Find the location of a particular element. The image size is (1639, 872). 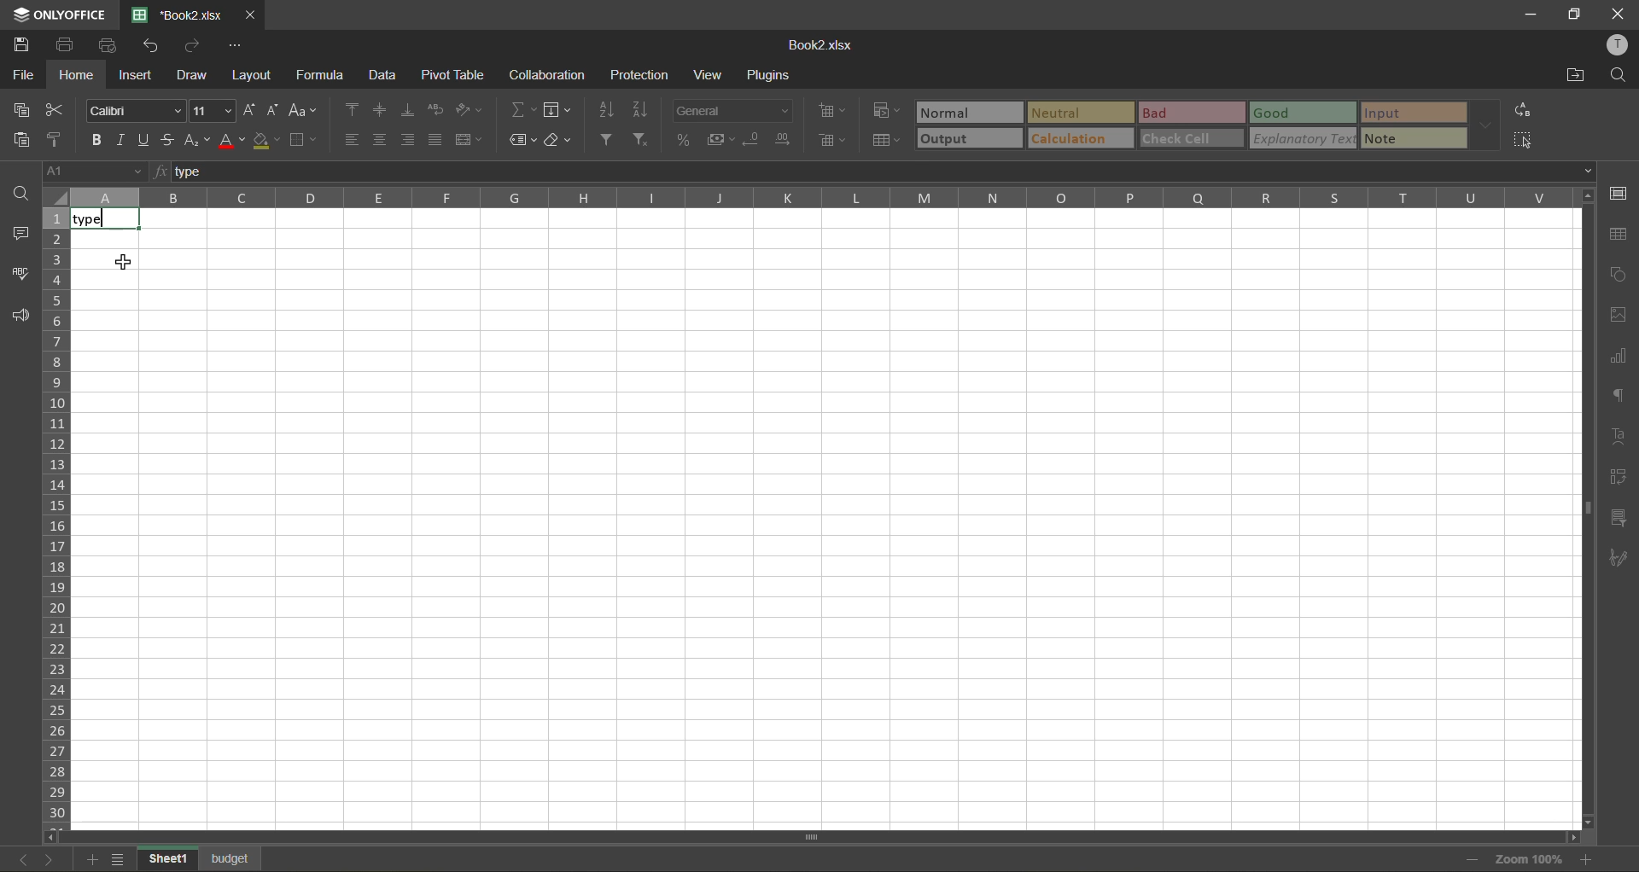

plugins is located at coordinates (770, 78).